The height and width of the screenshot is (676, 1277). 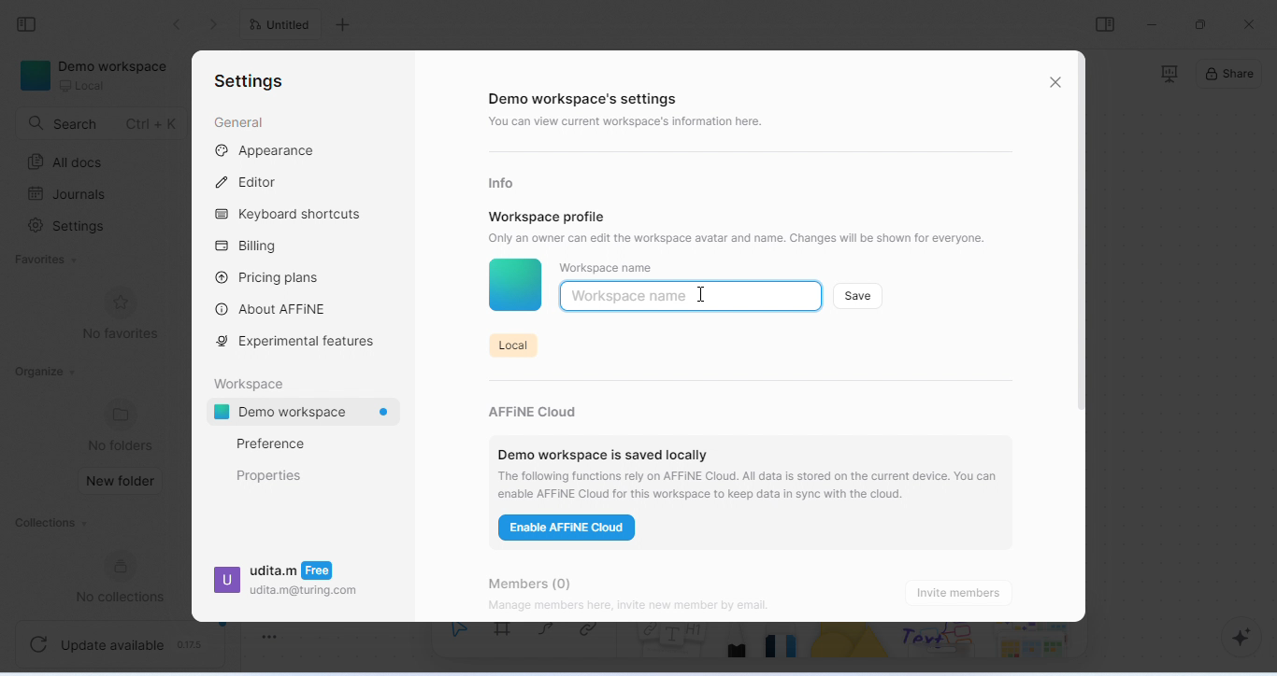 What do you see at coordinates (178, 24) in the screenshot?
I see `go back` at bounding box center [178, 24].